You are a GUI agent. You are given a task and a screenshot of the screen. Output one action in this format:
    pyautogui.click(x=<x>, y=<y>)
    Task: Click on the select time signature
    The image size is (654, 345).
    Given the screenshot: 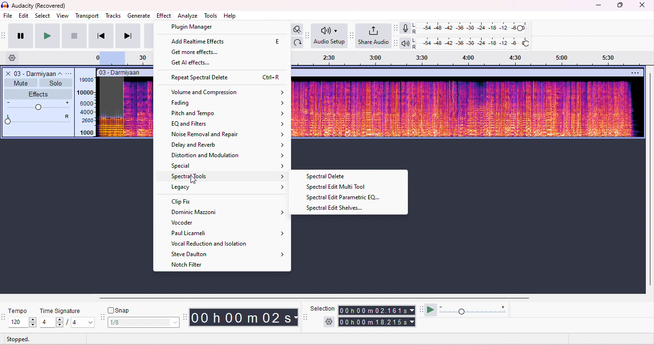 What is the action you would take?
    pyautogui.click(x=67, y=323)
    